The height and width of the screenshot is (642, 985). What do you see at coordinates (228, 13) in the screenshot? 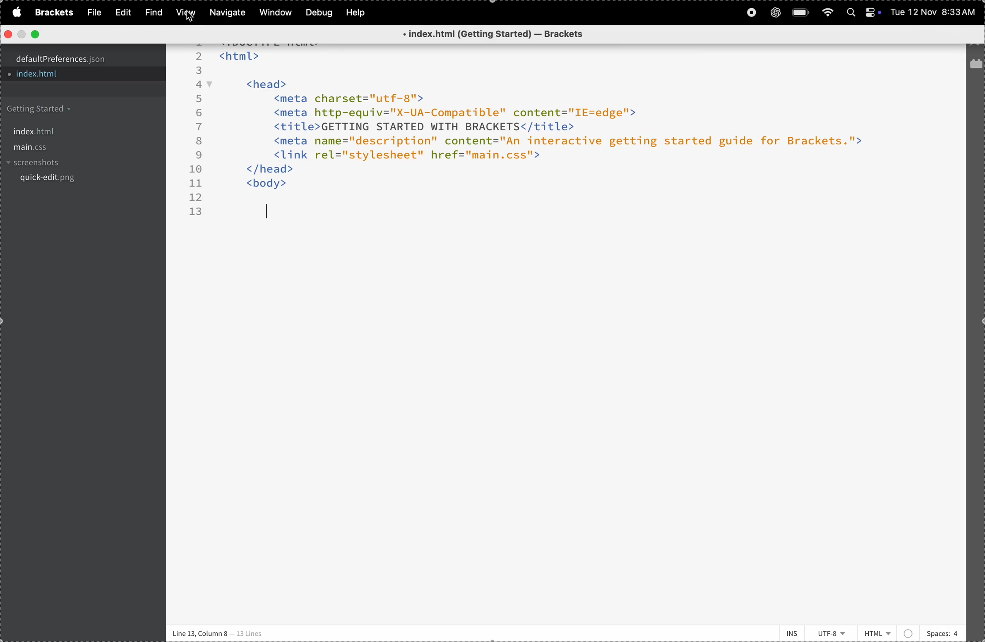
I see `navigate` at bounding box center [228, 13].